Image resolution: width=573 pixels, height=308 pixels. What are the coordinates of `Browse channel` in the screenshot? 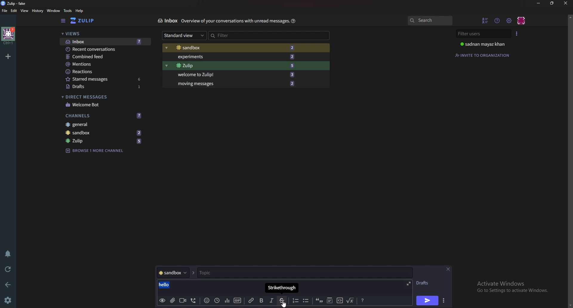 It's located at (95, 152).